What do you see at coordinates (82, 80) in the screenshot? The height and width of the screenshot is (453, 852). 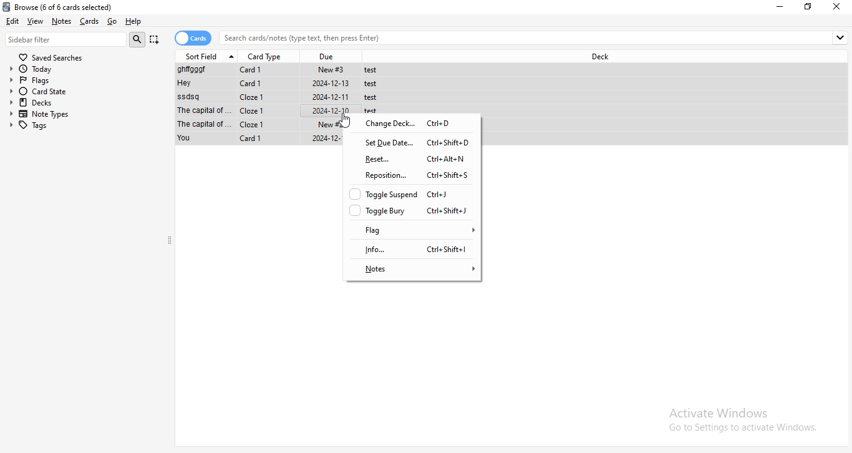 I see `flags` at bounding box center [82, 80].